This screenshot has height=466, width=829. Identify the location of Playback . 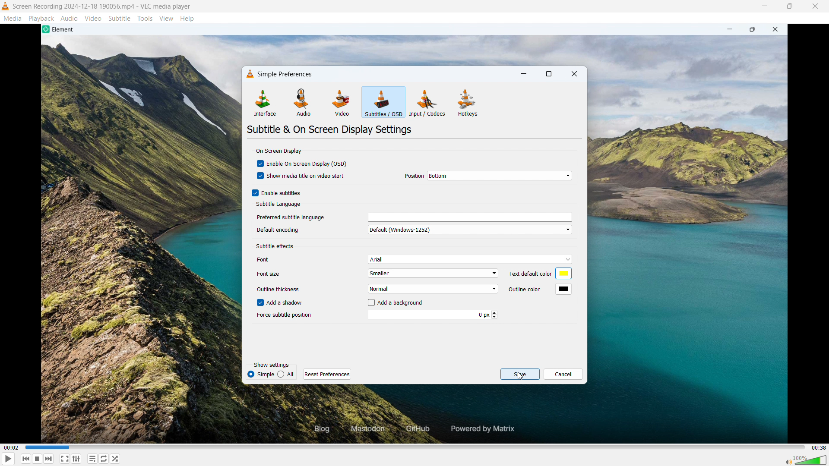
(41, 18).